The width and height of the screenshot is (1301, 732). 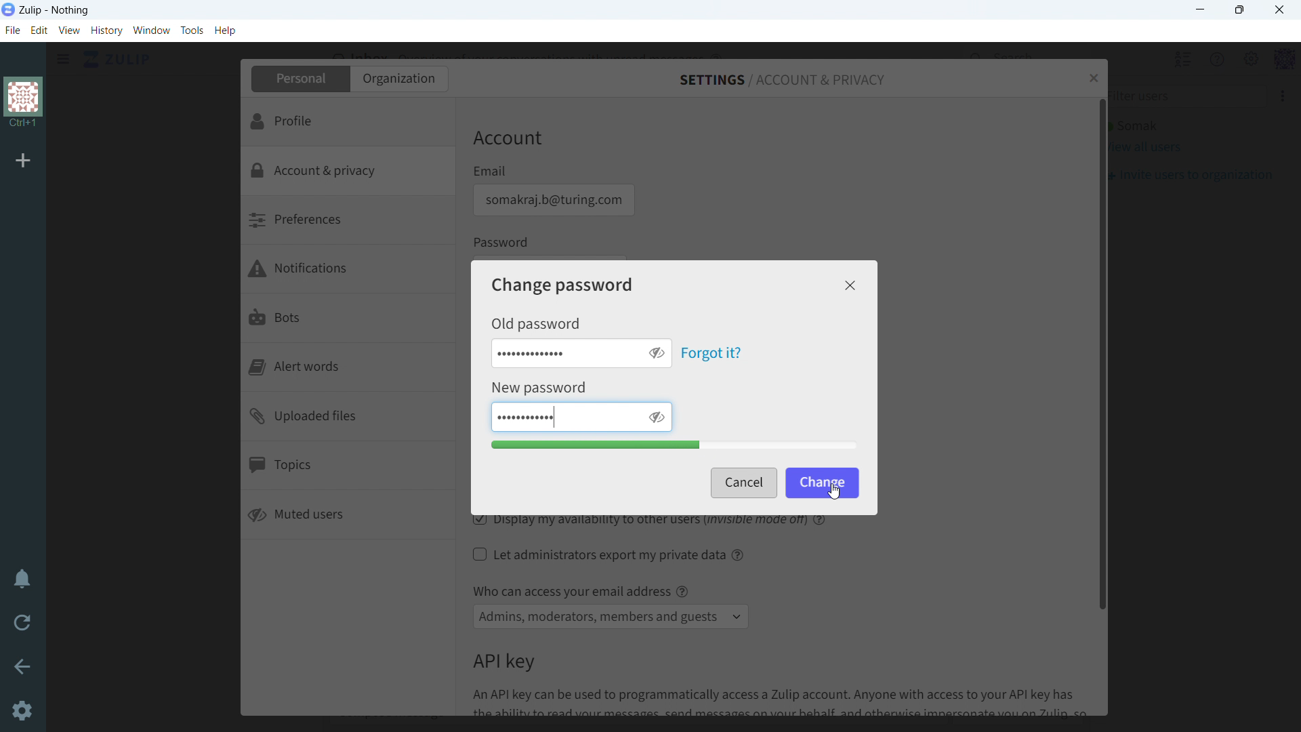 I want to click on cancel, so click(x=743, y=483).